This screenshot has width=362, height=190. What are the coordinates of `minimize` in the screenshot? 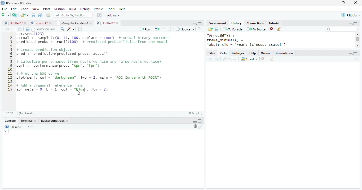 It's located at (195, 24).